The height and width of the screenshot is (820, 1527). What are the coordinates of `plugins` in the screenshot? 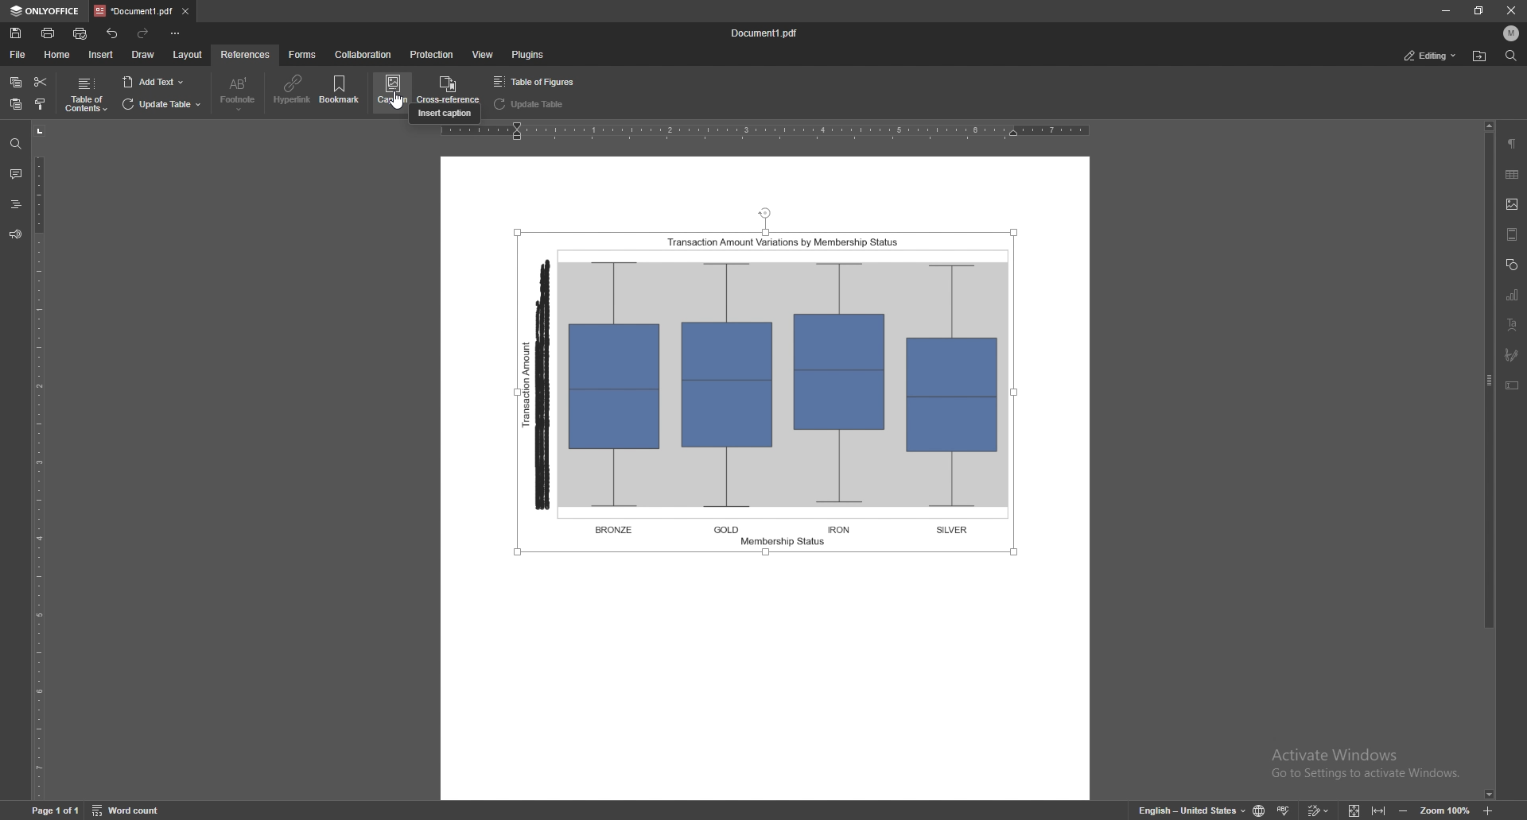 It's located at (526, 55).